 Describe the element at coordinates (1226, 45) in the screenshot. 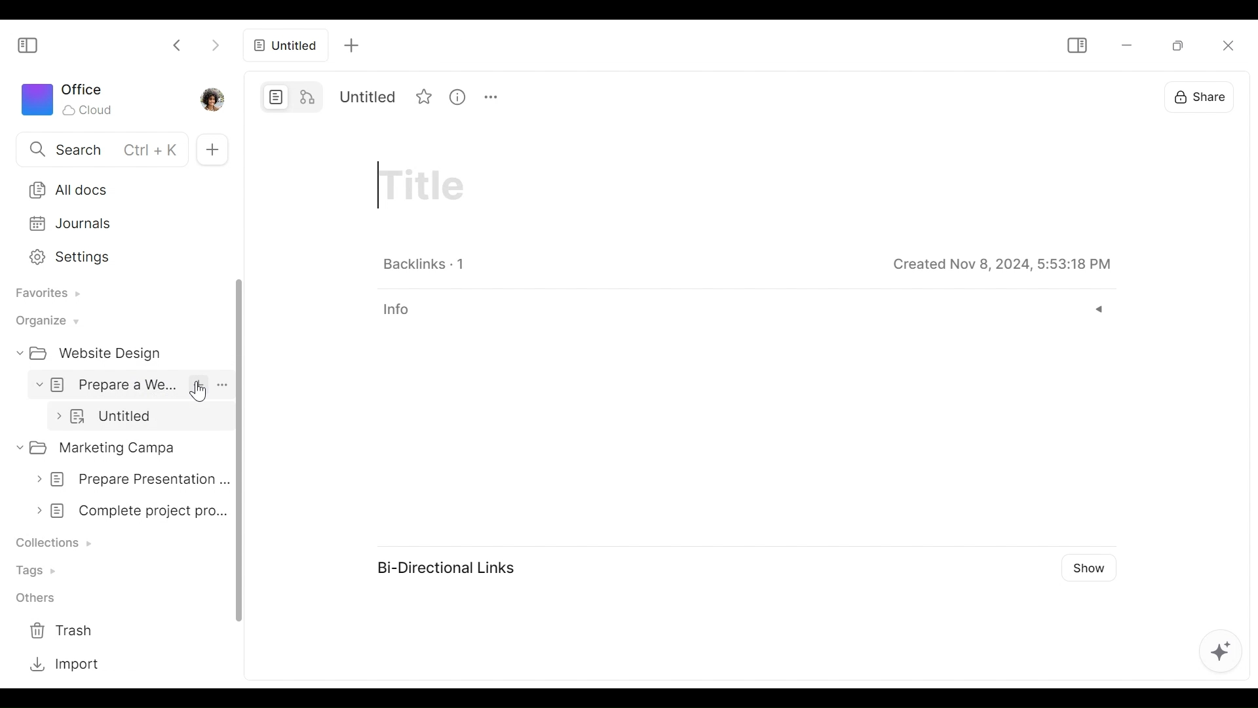

I see `Close` at that location.